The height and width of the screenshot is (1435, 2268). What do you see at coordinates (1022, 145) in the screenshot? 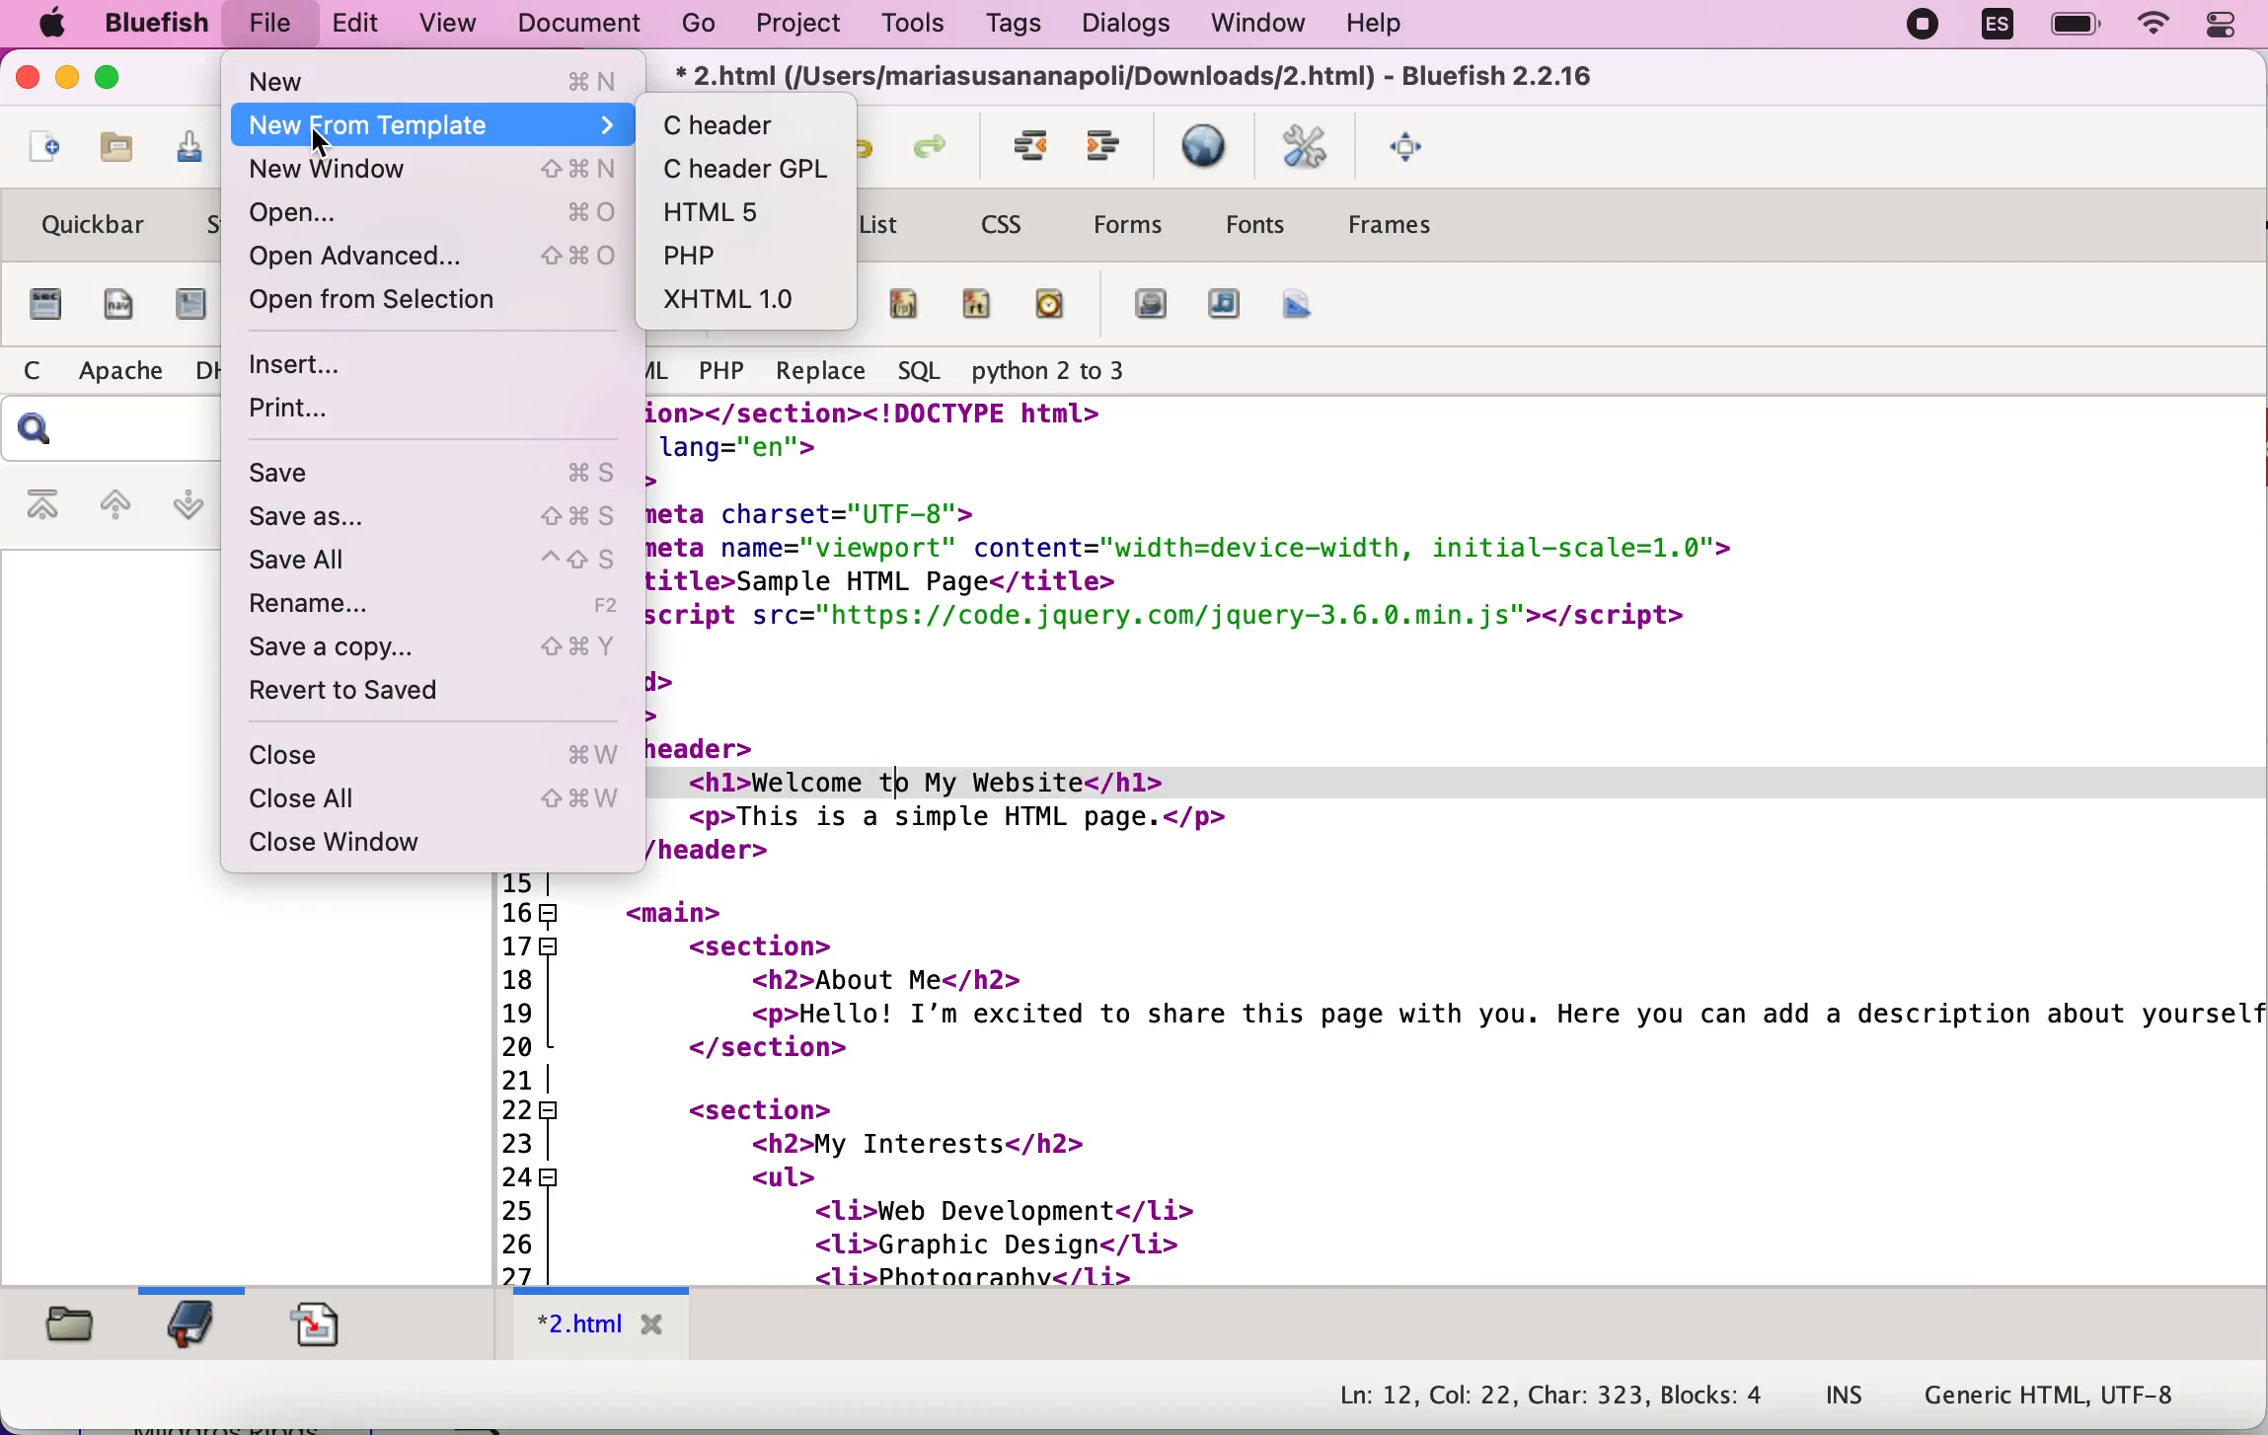
I see `indent` at bounding box center [1022, 145].